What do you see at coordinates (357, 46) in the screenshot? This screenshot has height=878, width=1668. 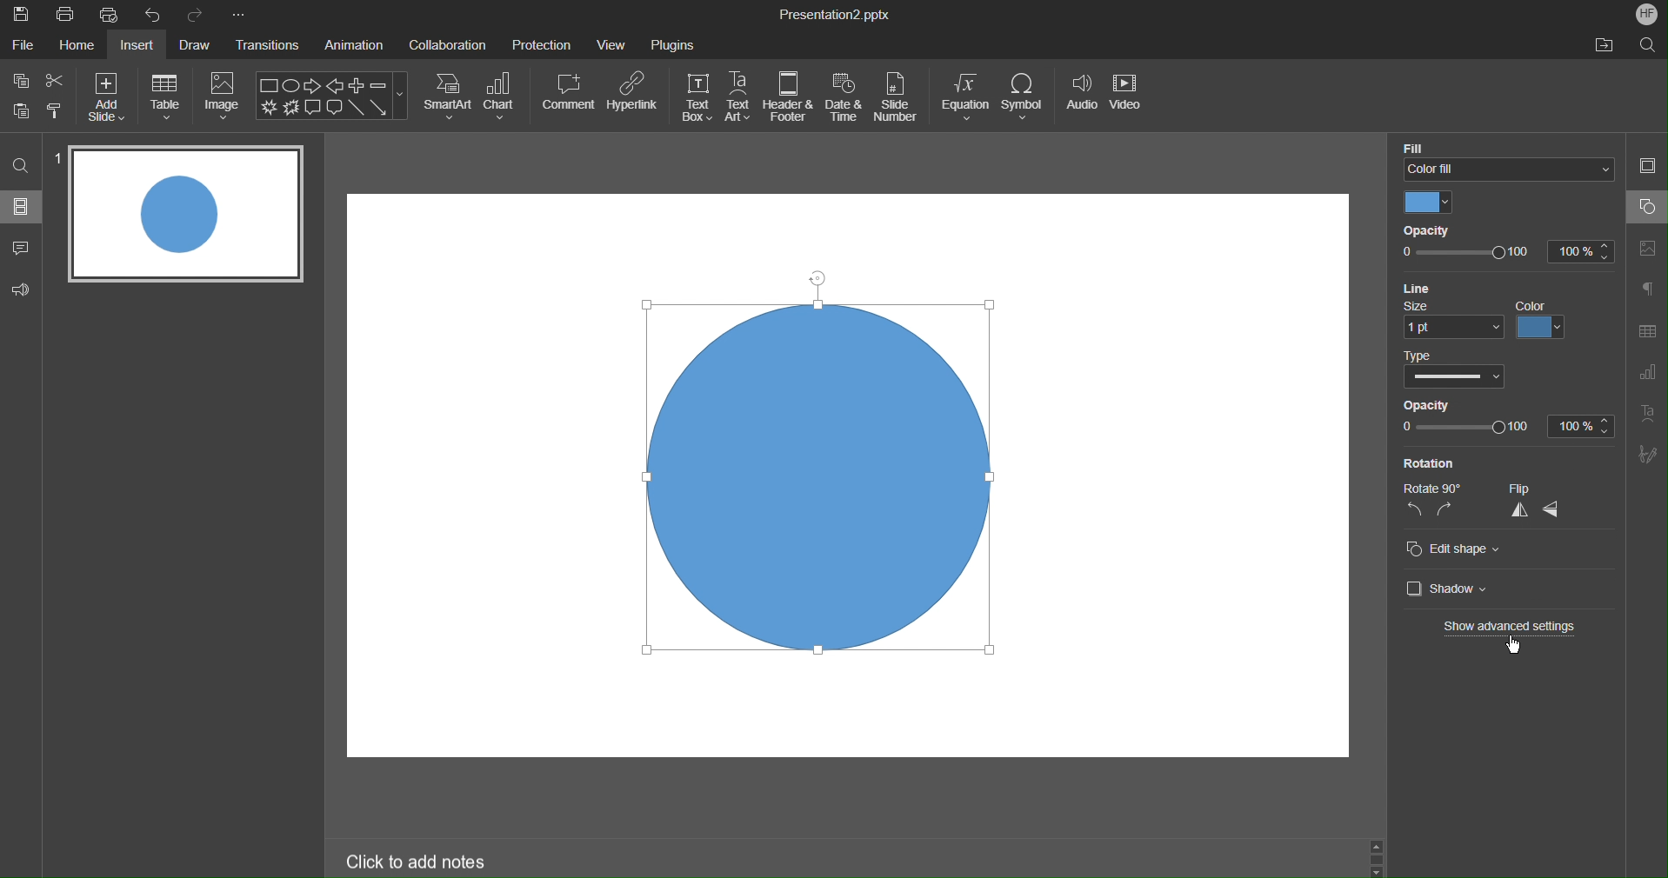 I see `Animation` at bounding box center [357, 46].